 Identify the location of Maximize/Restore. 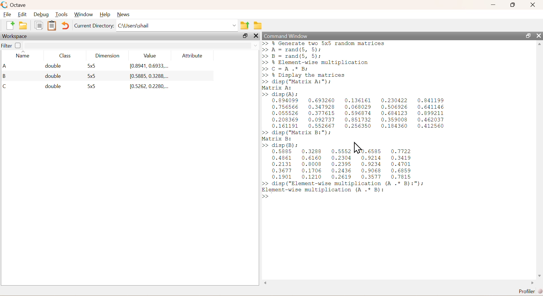
(527, 35).